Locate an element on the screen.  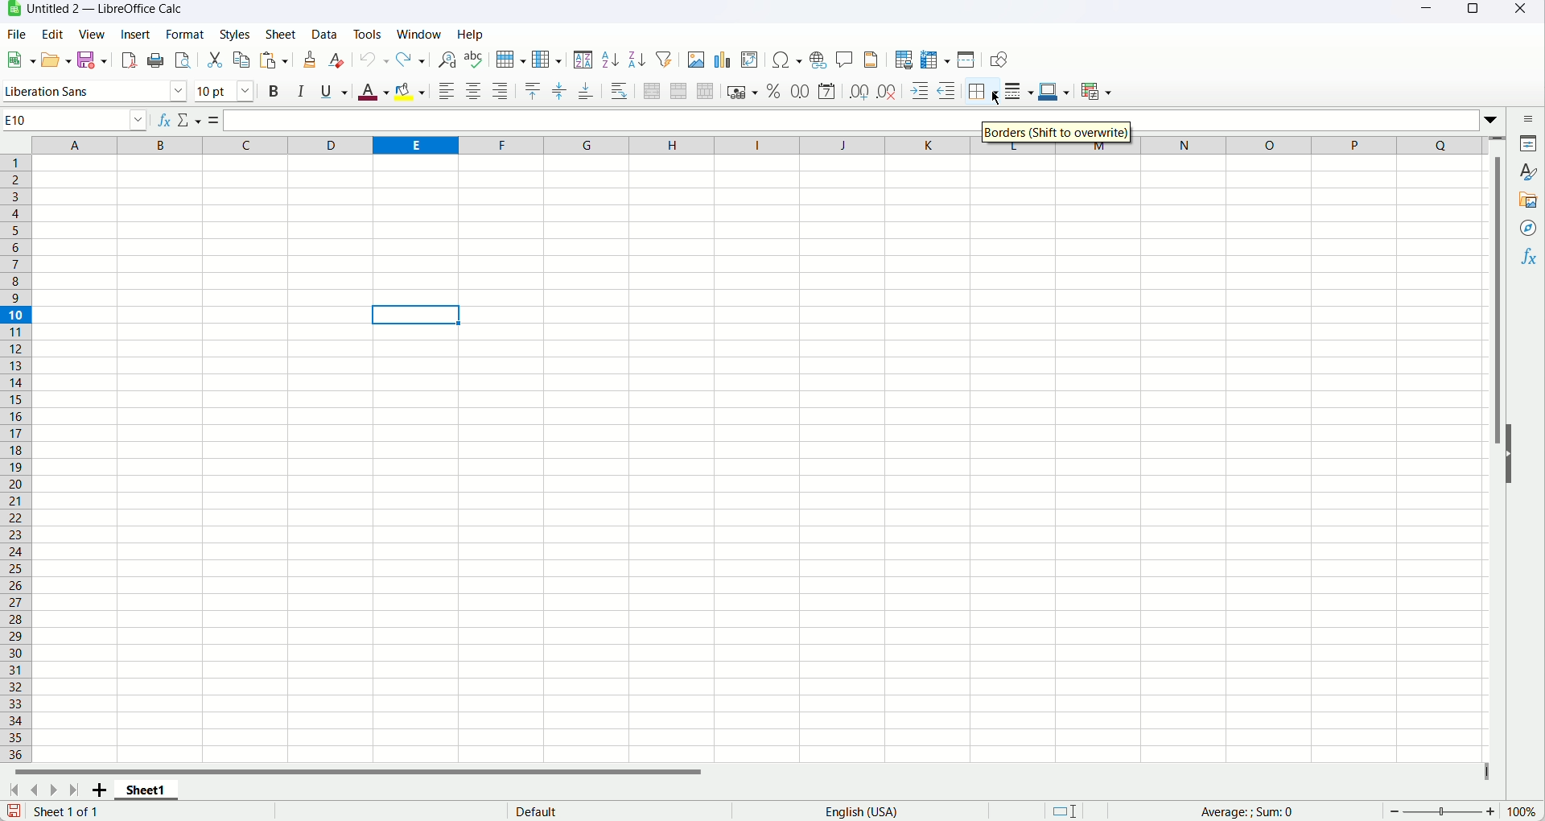
Find and replace is located at coordinates (445, 60).